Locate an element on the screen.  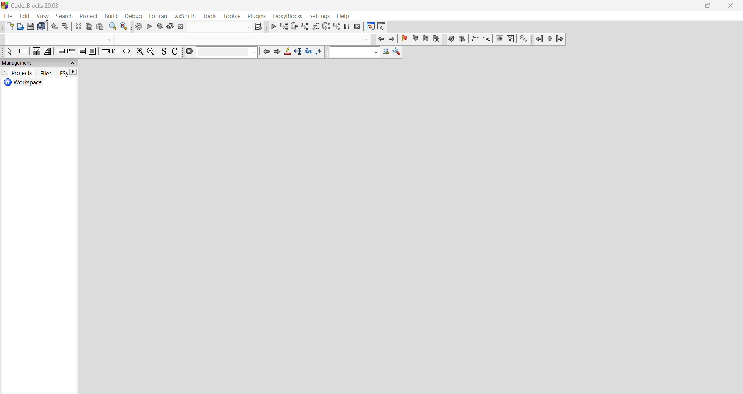
fortran is located at coordinates (159, 16).